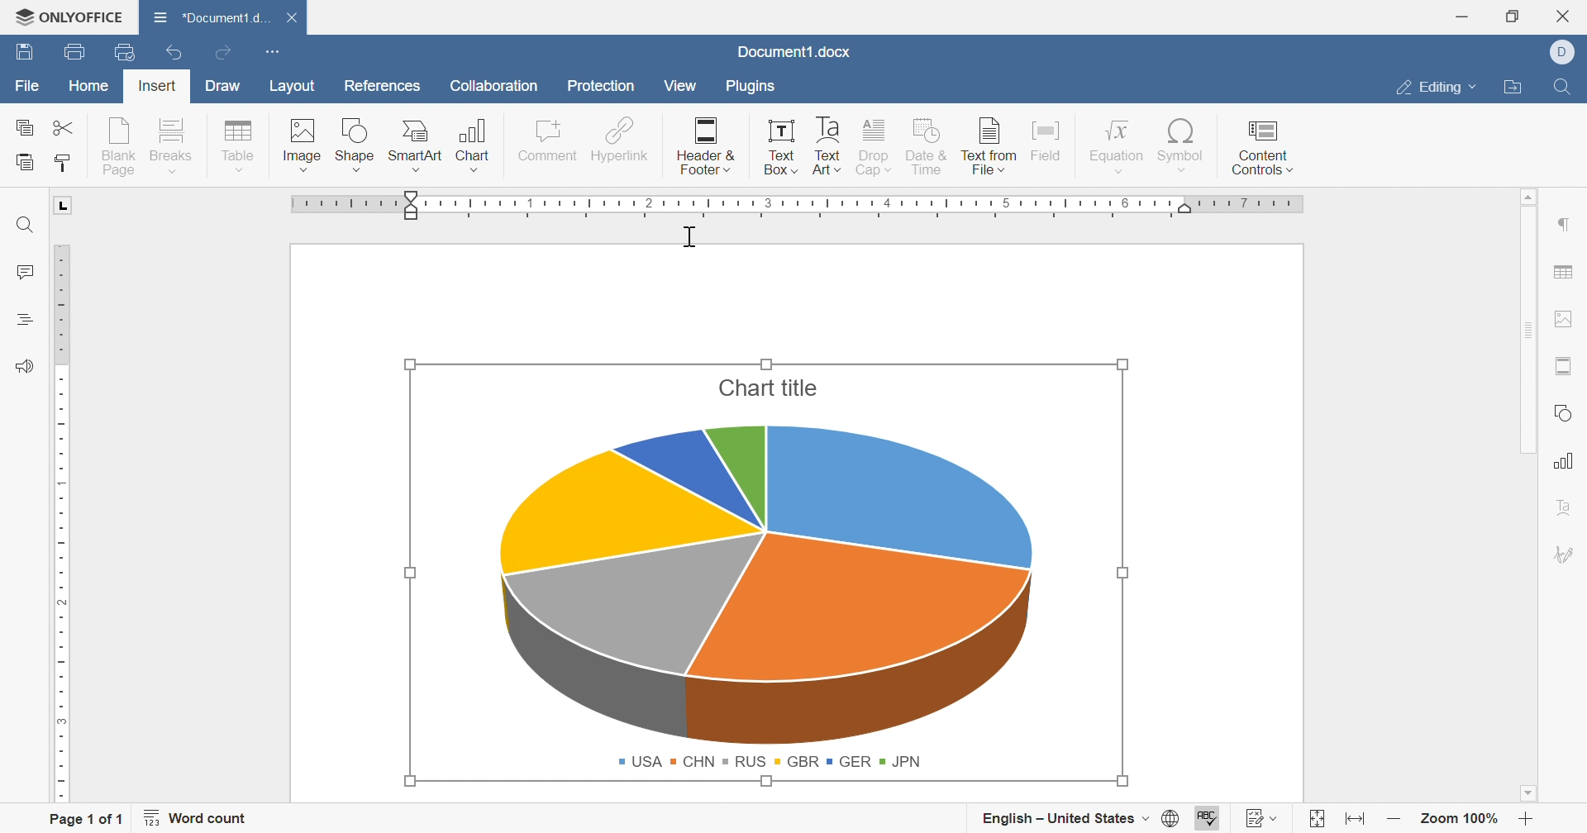  Describe the element at coordinates (198, 817) in the screenshot. I see `Word Count` at that location.